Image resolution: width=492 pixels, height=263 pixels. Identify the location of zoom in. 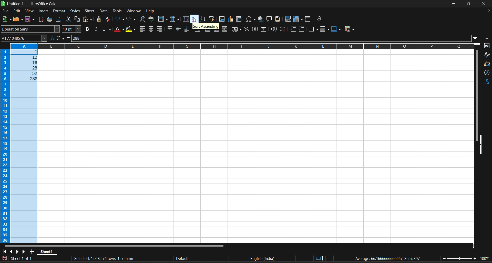
(476, 259).